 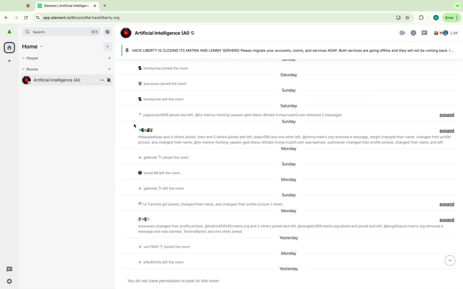 What do you see at coordinates (161, 33) in the screenshot?
I see `Group name` at bounding box center [161, 33].